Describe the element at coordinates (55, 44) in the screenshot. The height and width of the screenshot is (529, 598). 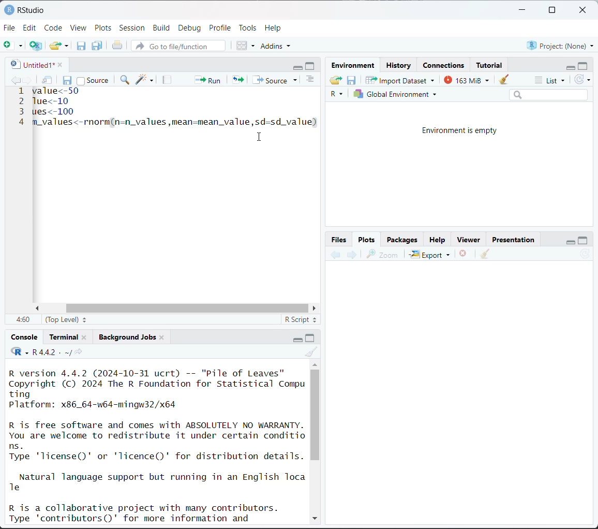
I see `open an existing file` at that location.